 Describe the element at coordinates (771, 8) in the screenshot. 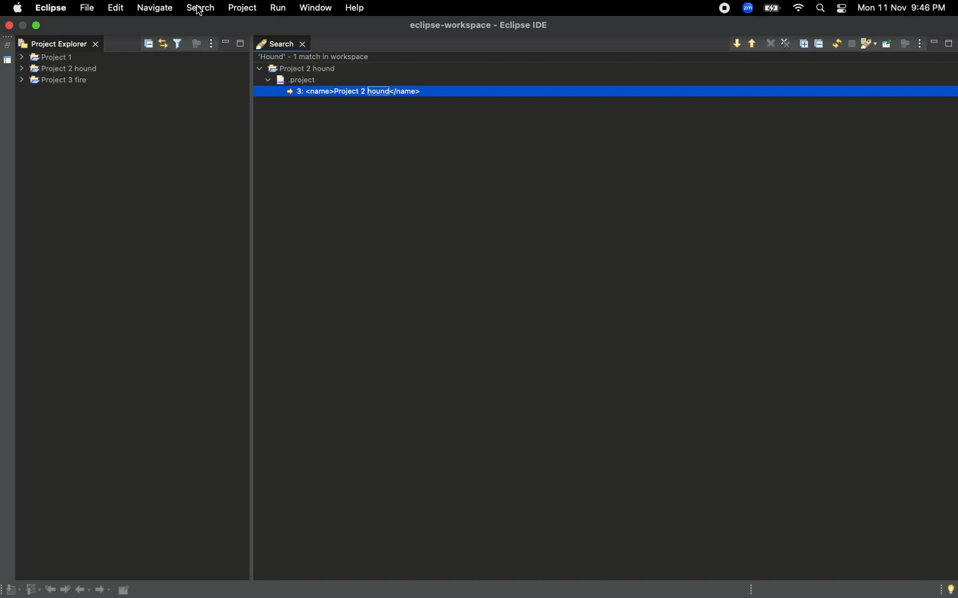

I see `Charge` at that location.